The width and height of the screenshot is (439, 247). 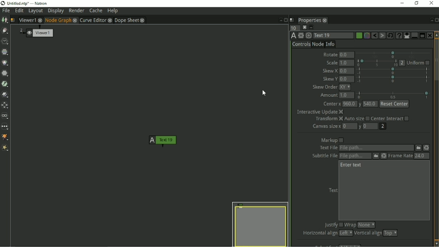 What do you see at coordinates (110, 20) in the screenshot?
I see `close` at bounding box center [110, 20].